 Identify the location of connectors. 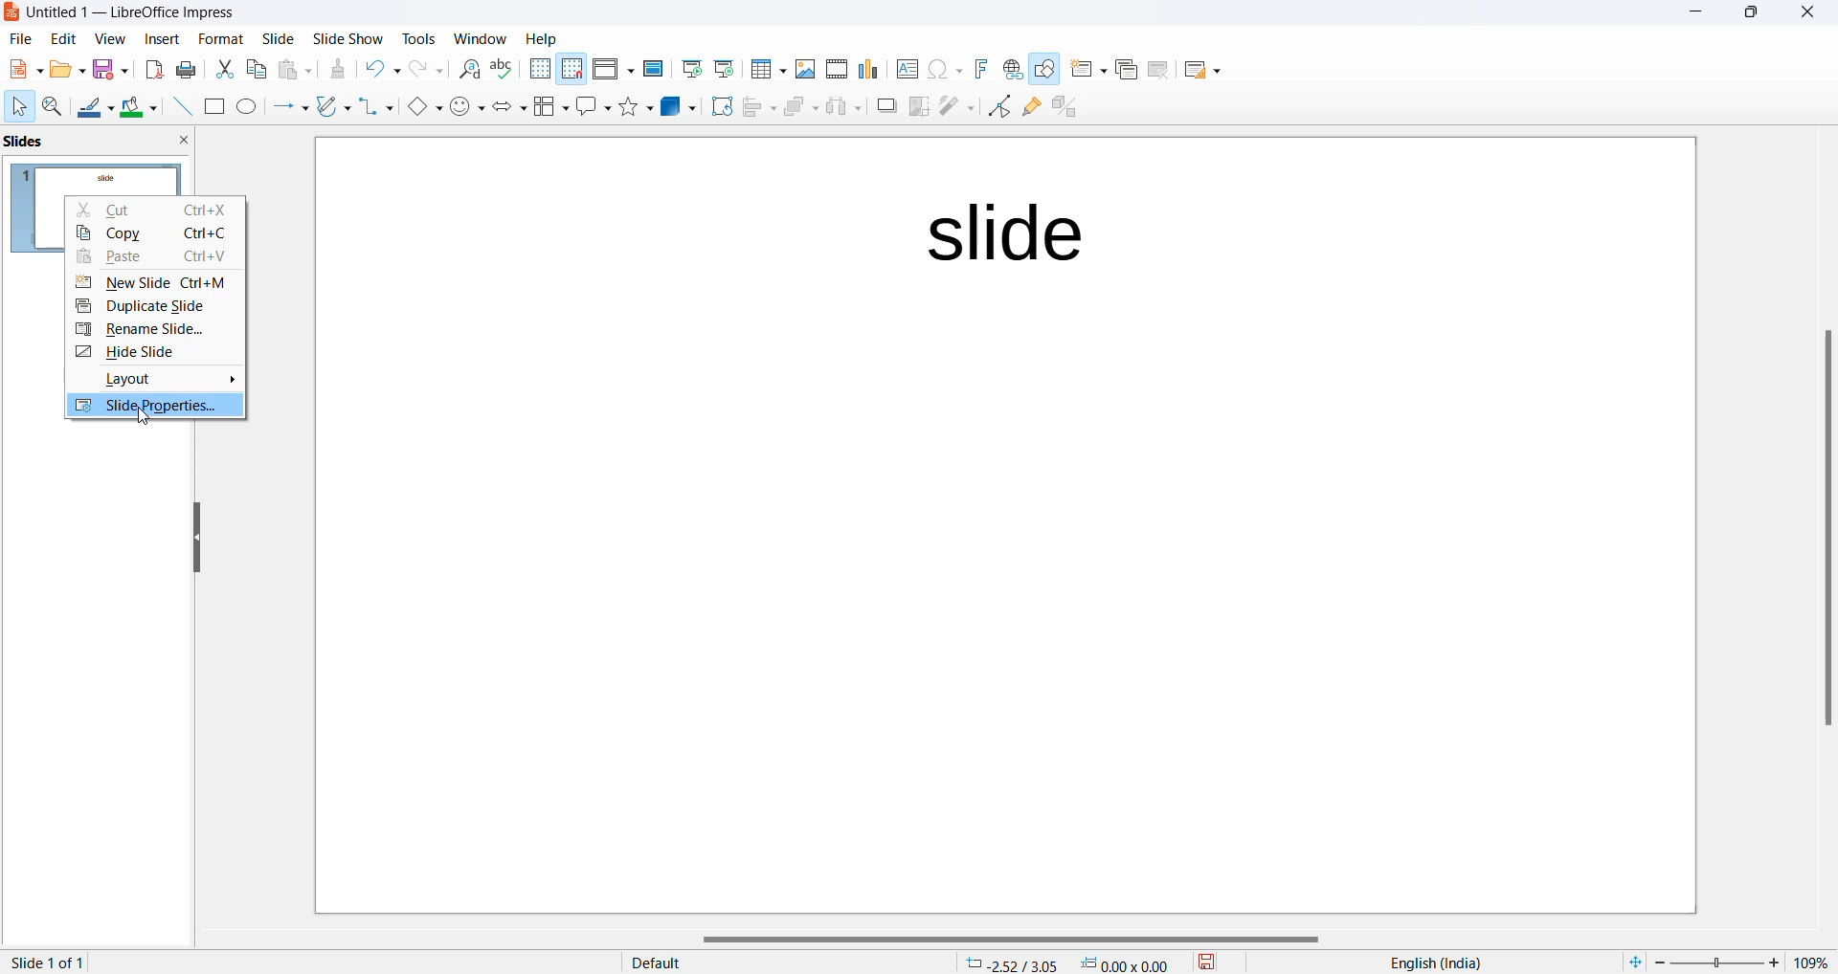
(377, 108).